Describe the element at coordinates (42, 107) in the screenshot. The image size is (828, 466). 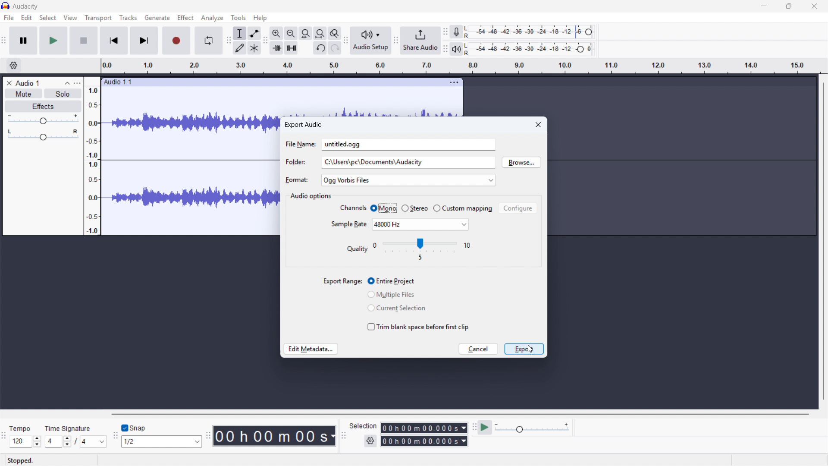
I see `Effects ` at that location.